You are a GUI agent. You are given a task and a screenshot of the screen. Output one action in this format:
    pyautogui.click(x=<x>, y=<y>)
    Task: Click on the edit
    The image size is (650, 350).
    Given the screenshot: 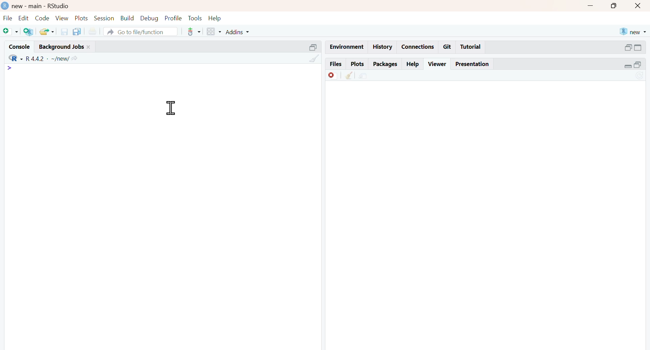 What is the action you would take?
    pyautogui.click(x=24, y=18)
    